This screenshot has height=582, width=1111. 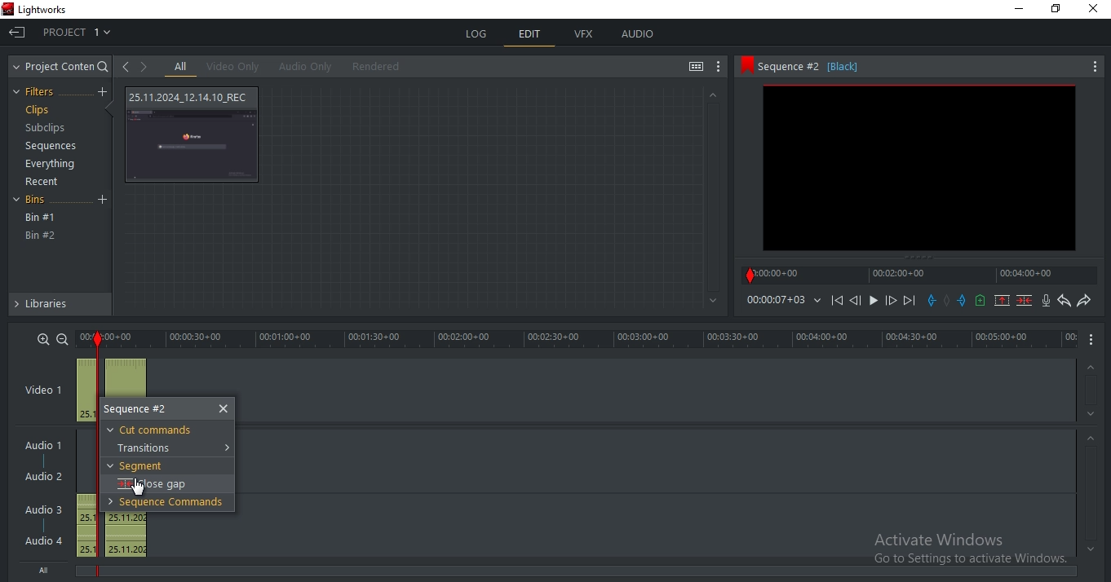 I want to click on video, so click(x=112, y=374).